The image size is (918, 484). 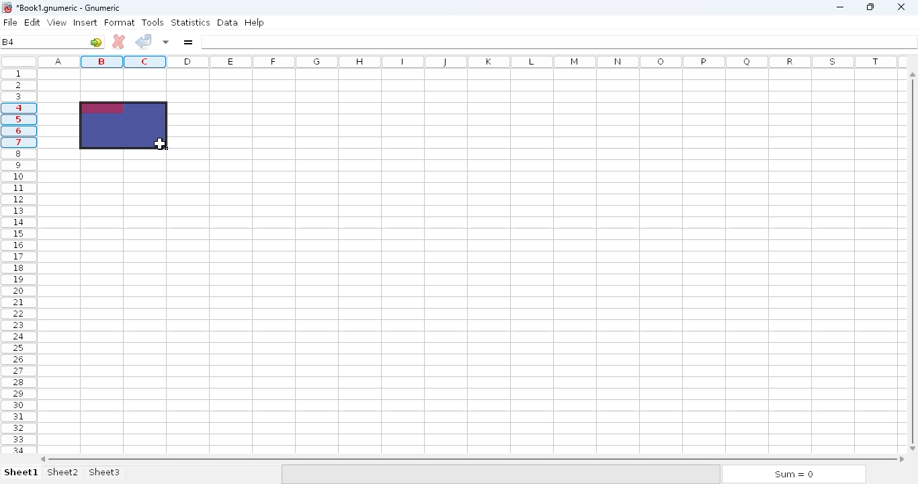 I want to click on cancel change, so click(x=118, y=42).